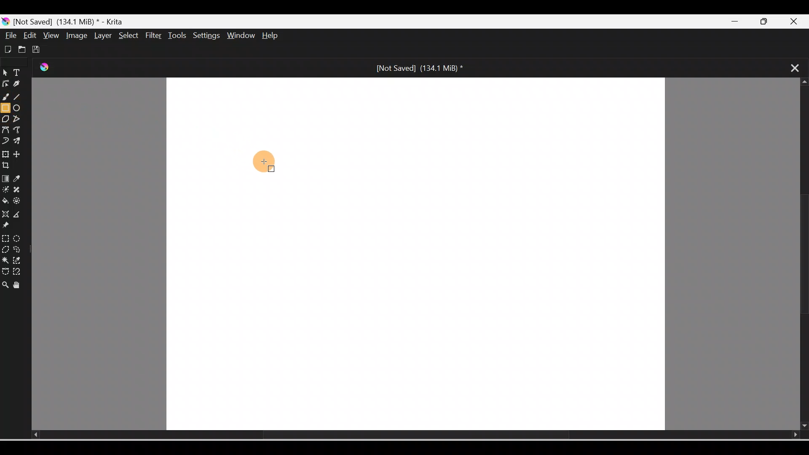  Describe the element at coordinates (179, 35) in the screenshot. I see `Tools` at that location.